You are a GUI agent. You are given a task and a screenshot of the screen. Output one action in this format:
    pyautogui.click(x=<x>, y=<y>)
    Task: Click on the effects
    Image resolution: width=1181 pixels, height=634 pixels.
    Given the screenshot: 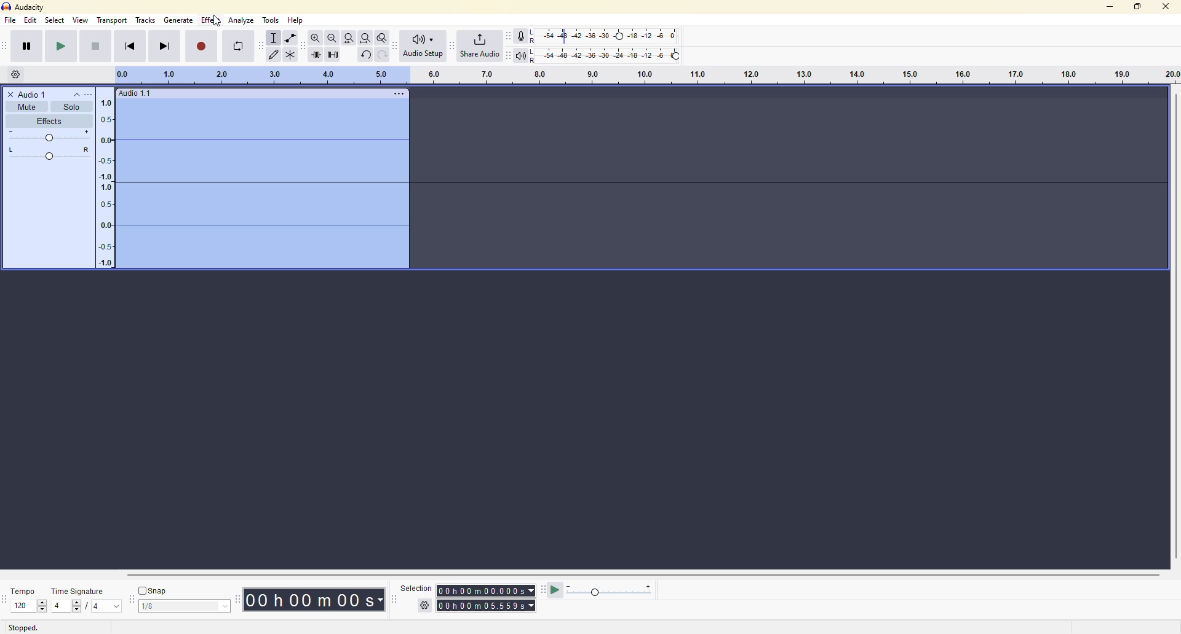 What is the action you would take?
    pyautogui.click(x=48, y=122)
    